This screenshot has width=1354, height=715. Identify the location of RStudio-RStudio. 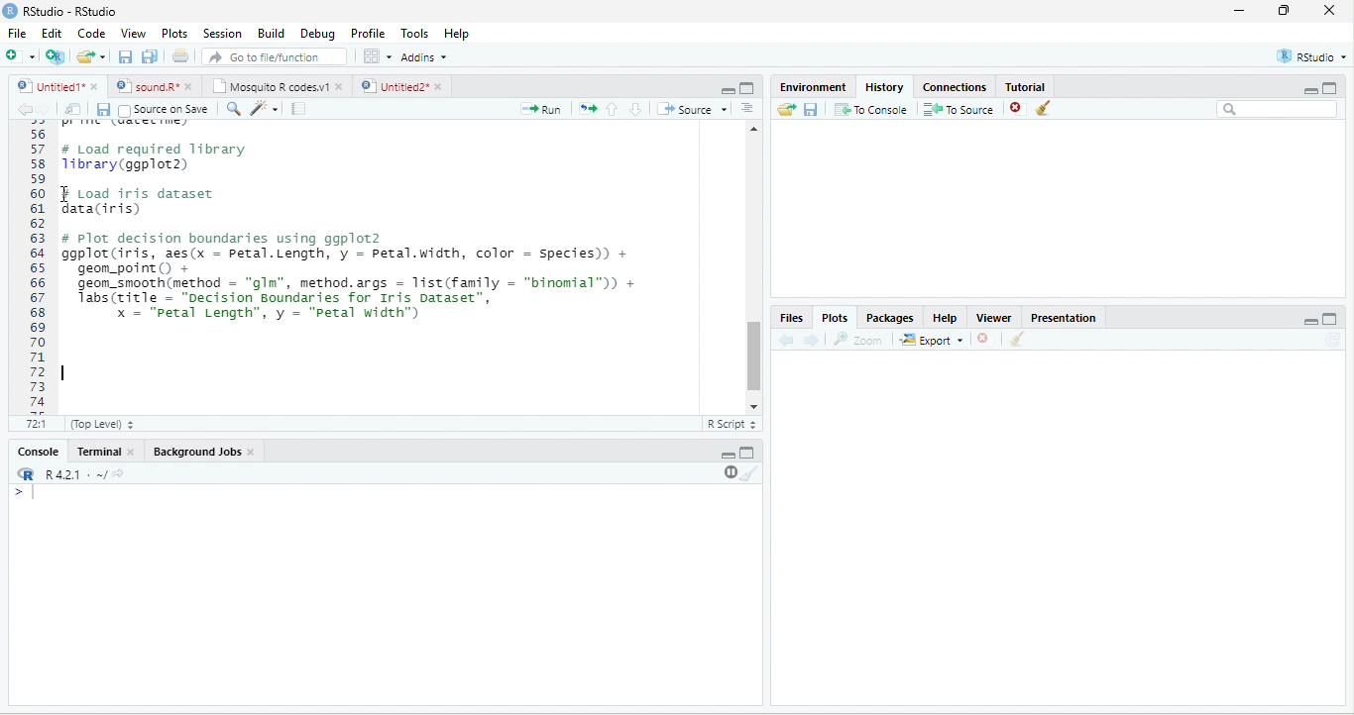
(71, 11).